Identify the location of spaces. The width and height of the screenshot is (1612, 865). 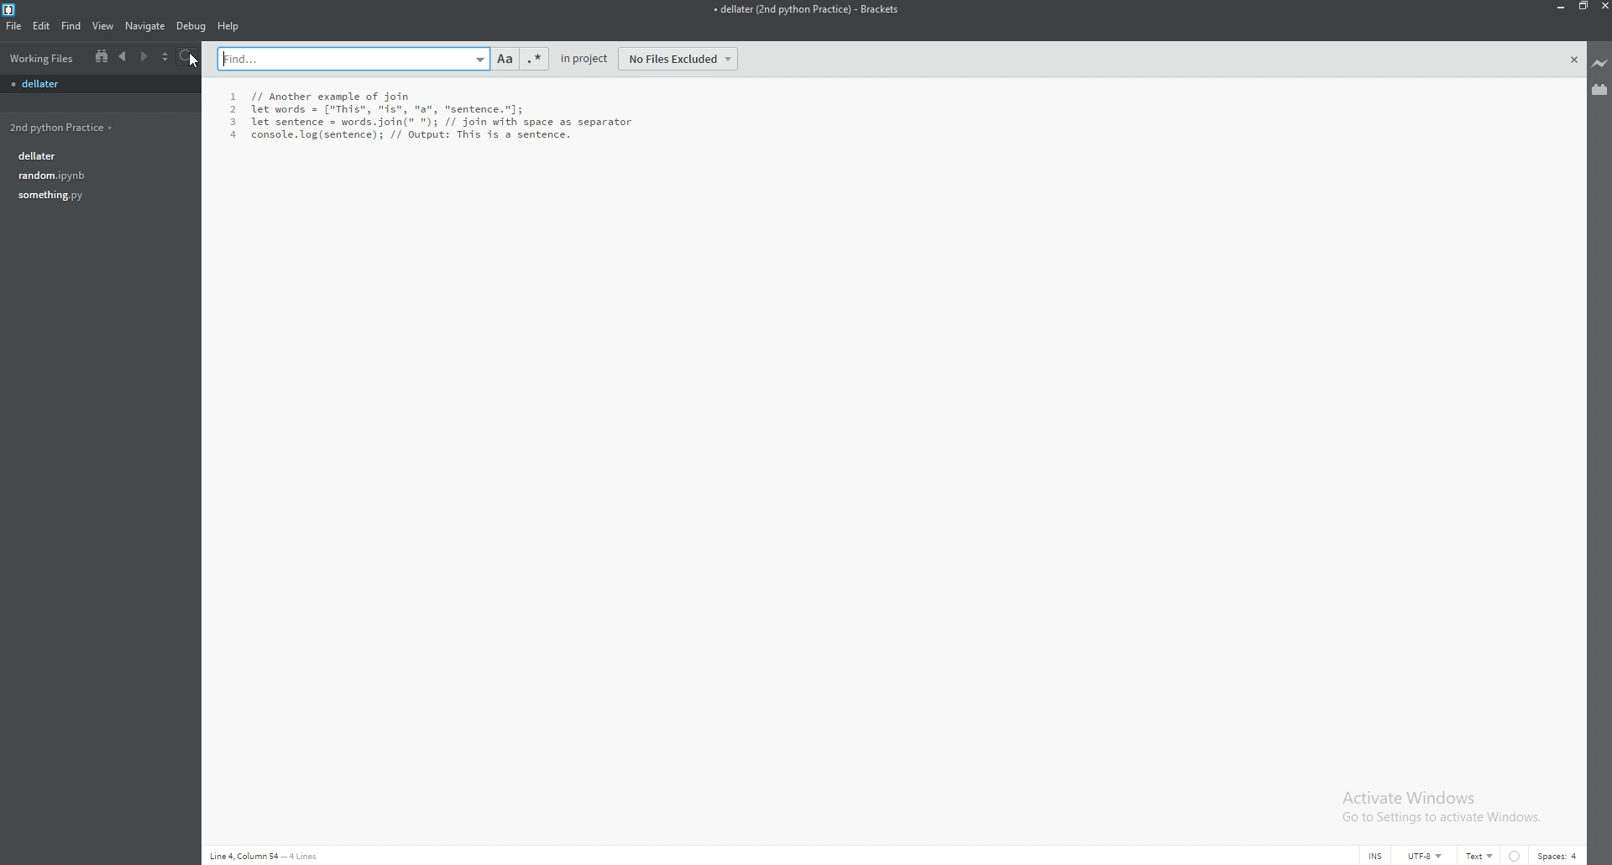
(1559, 855).